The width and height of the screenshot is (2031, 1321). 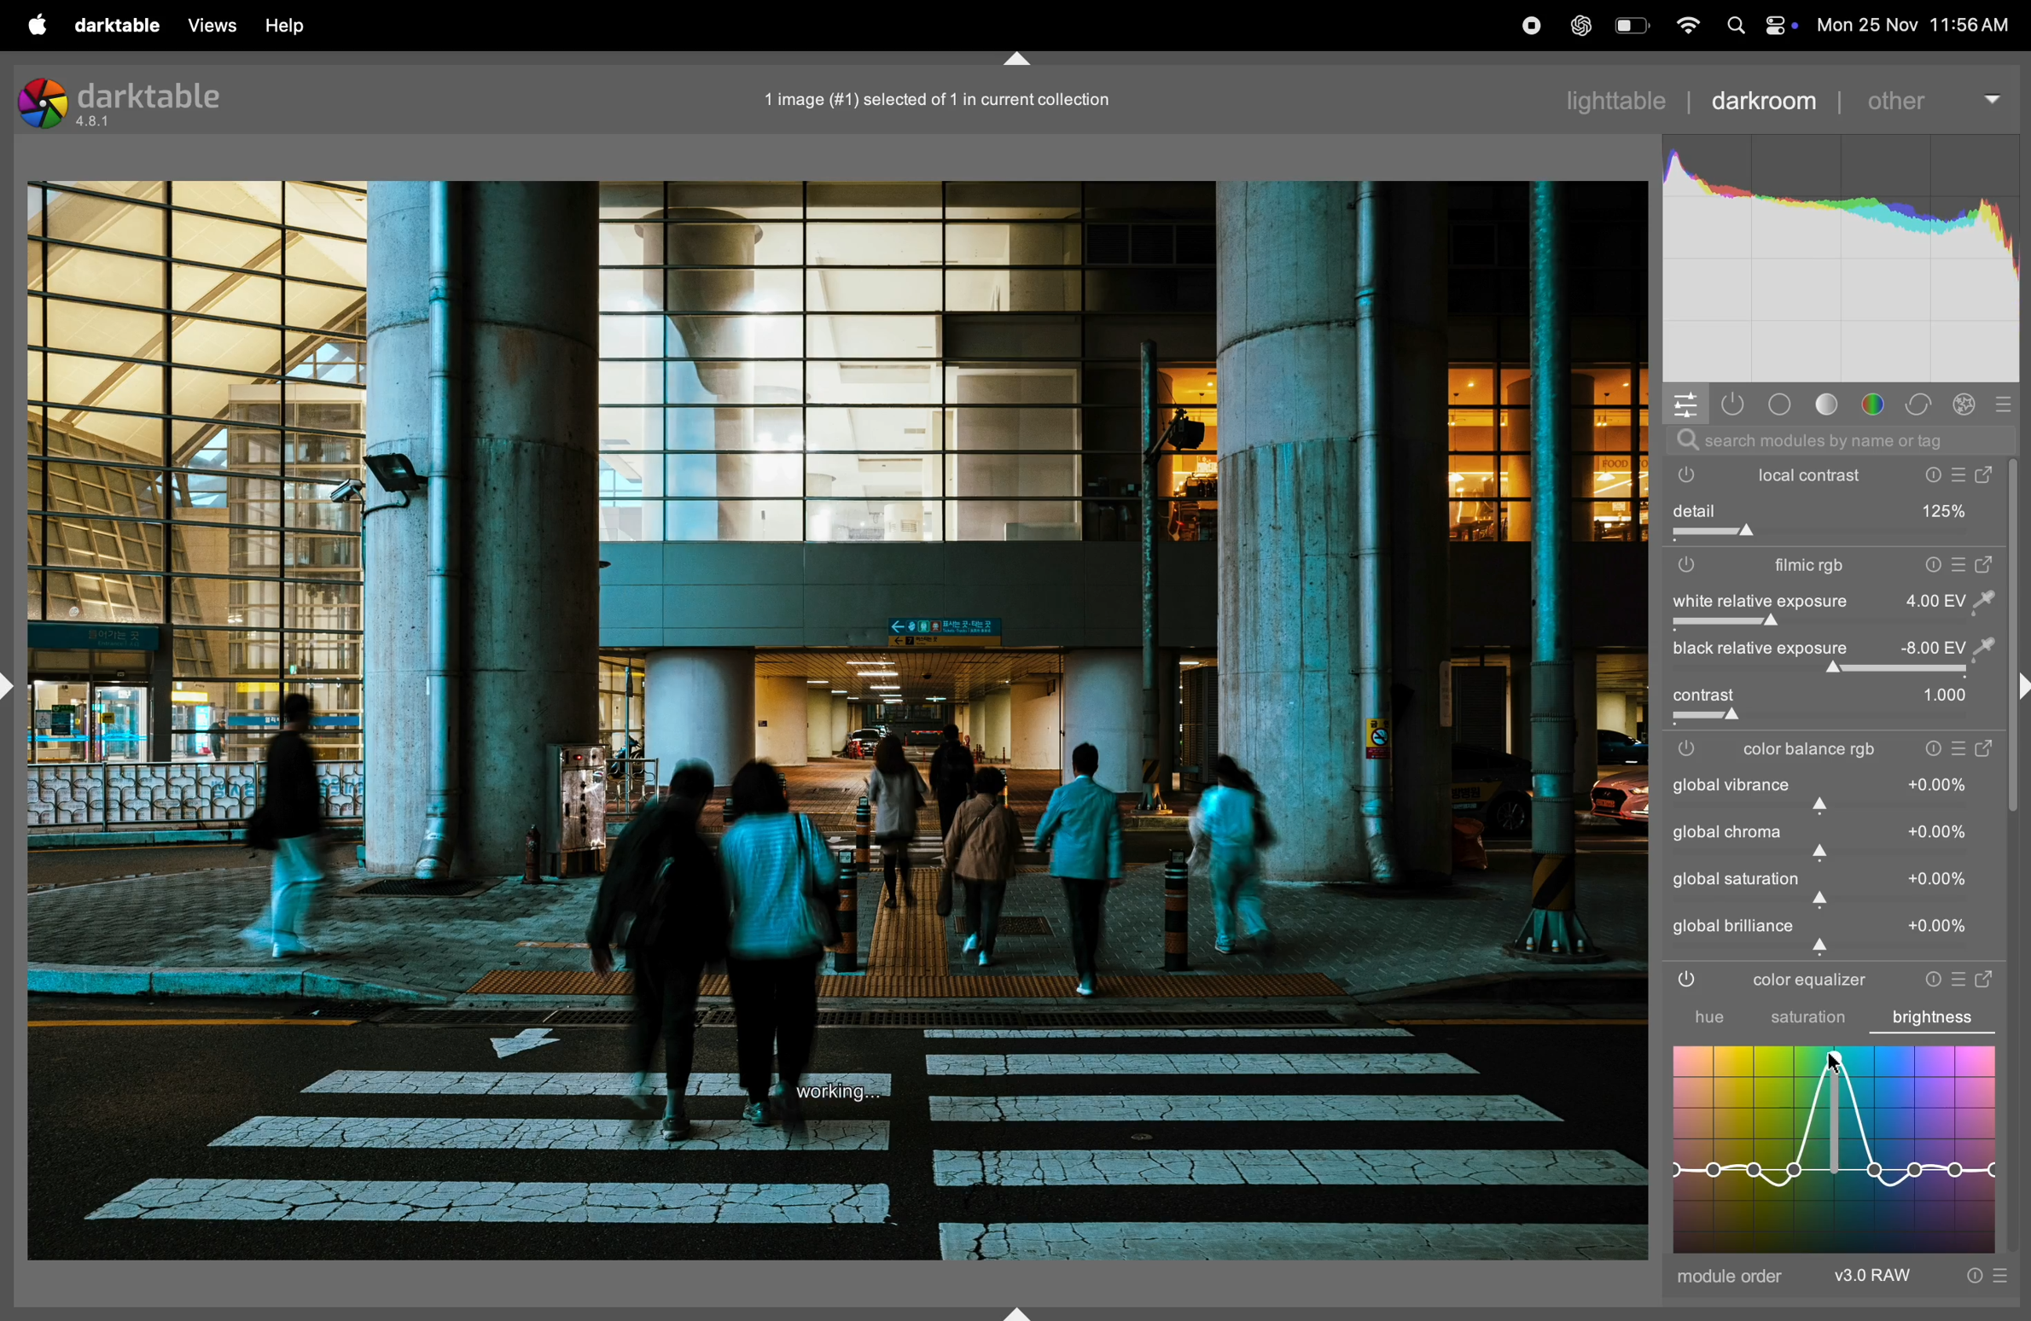 What do you see at coordinates (1687, 565) in the screenshot?
I see `filmic rgb switch off` at bounding box center [1687, 565].